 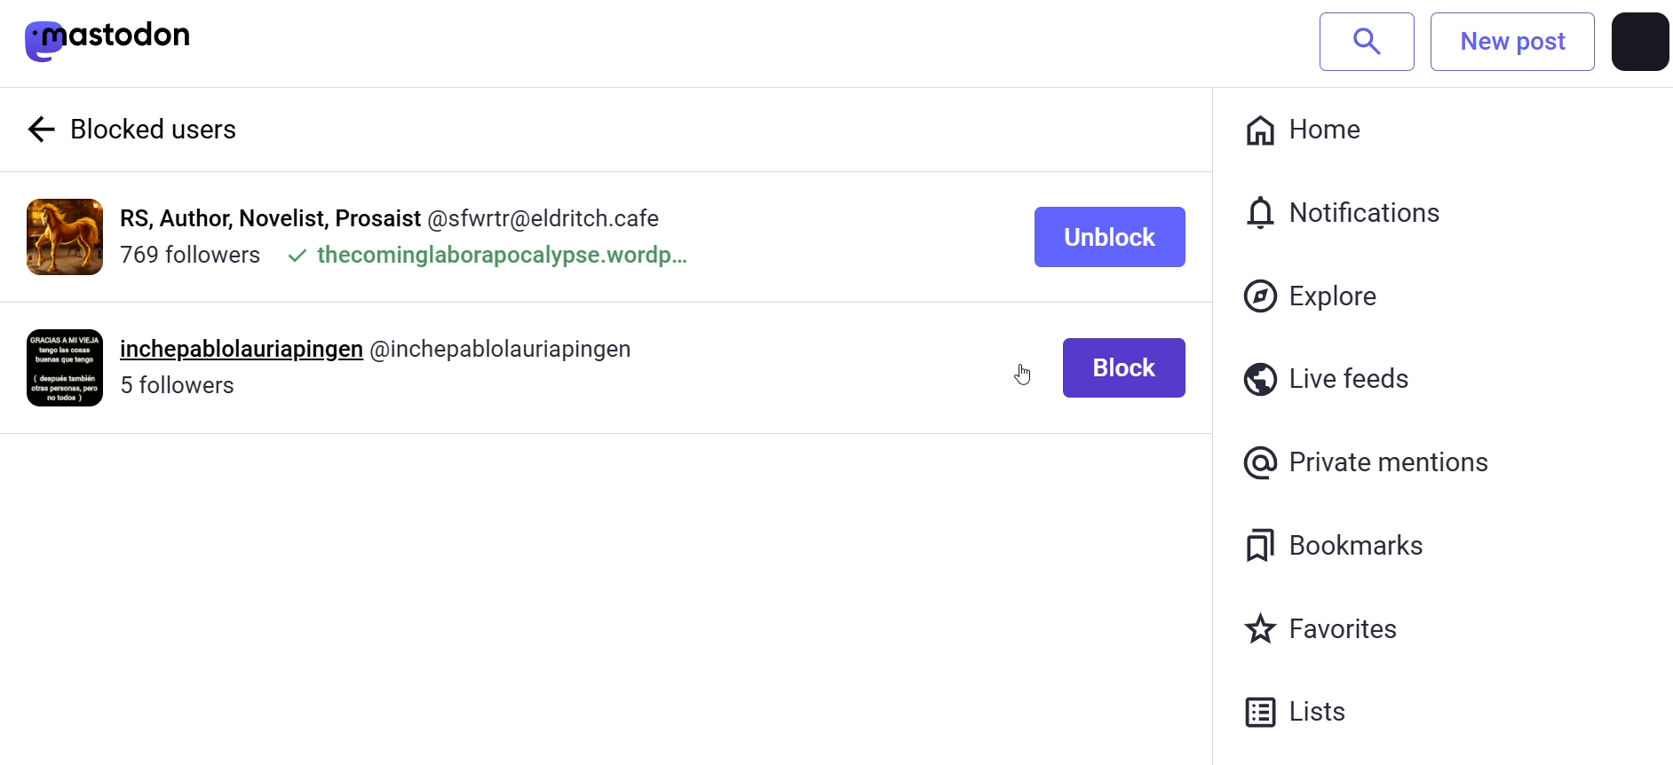 I want to click on profile picture, so click(x=65, y=237).